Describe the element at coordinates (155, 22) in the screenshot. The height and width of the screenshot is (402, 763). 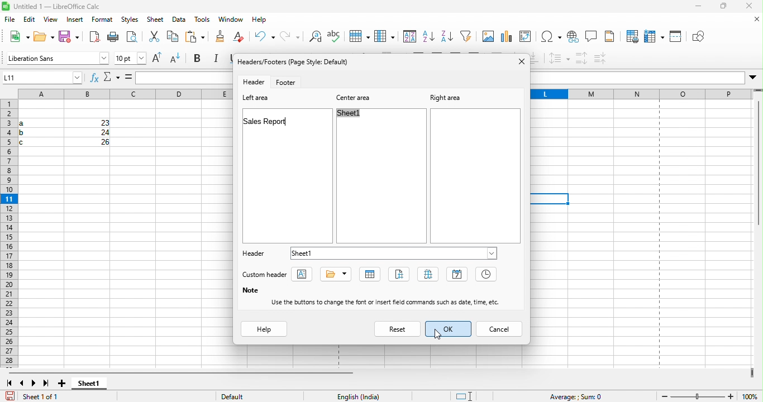
I see `sheet` at that location.